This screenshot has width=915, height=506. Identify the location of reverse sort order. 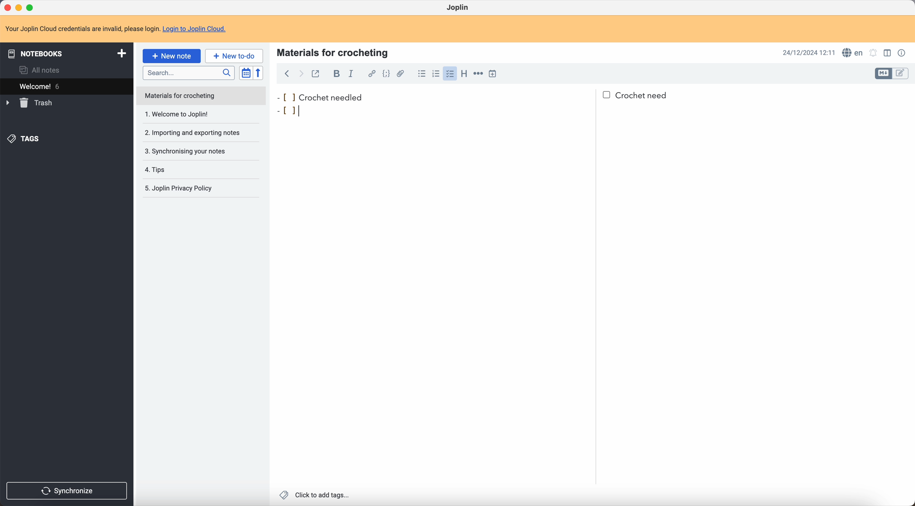
(259, 73).